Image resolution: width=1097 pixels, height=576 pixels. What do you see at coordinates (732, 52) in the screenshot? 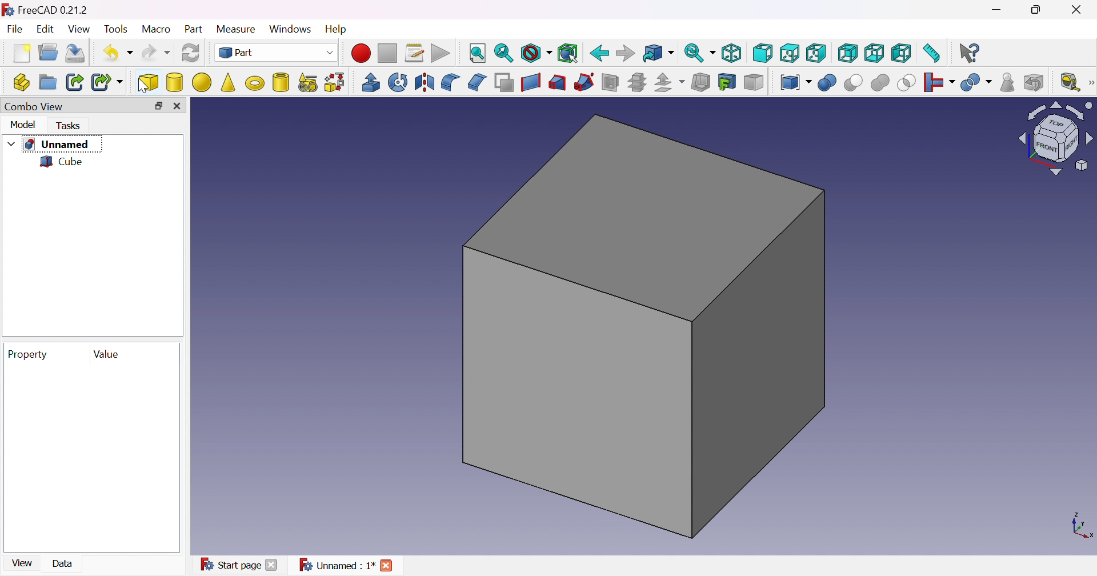
I see `Isometric` at bounding box center [732, 52].